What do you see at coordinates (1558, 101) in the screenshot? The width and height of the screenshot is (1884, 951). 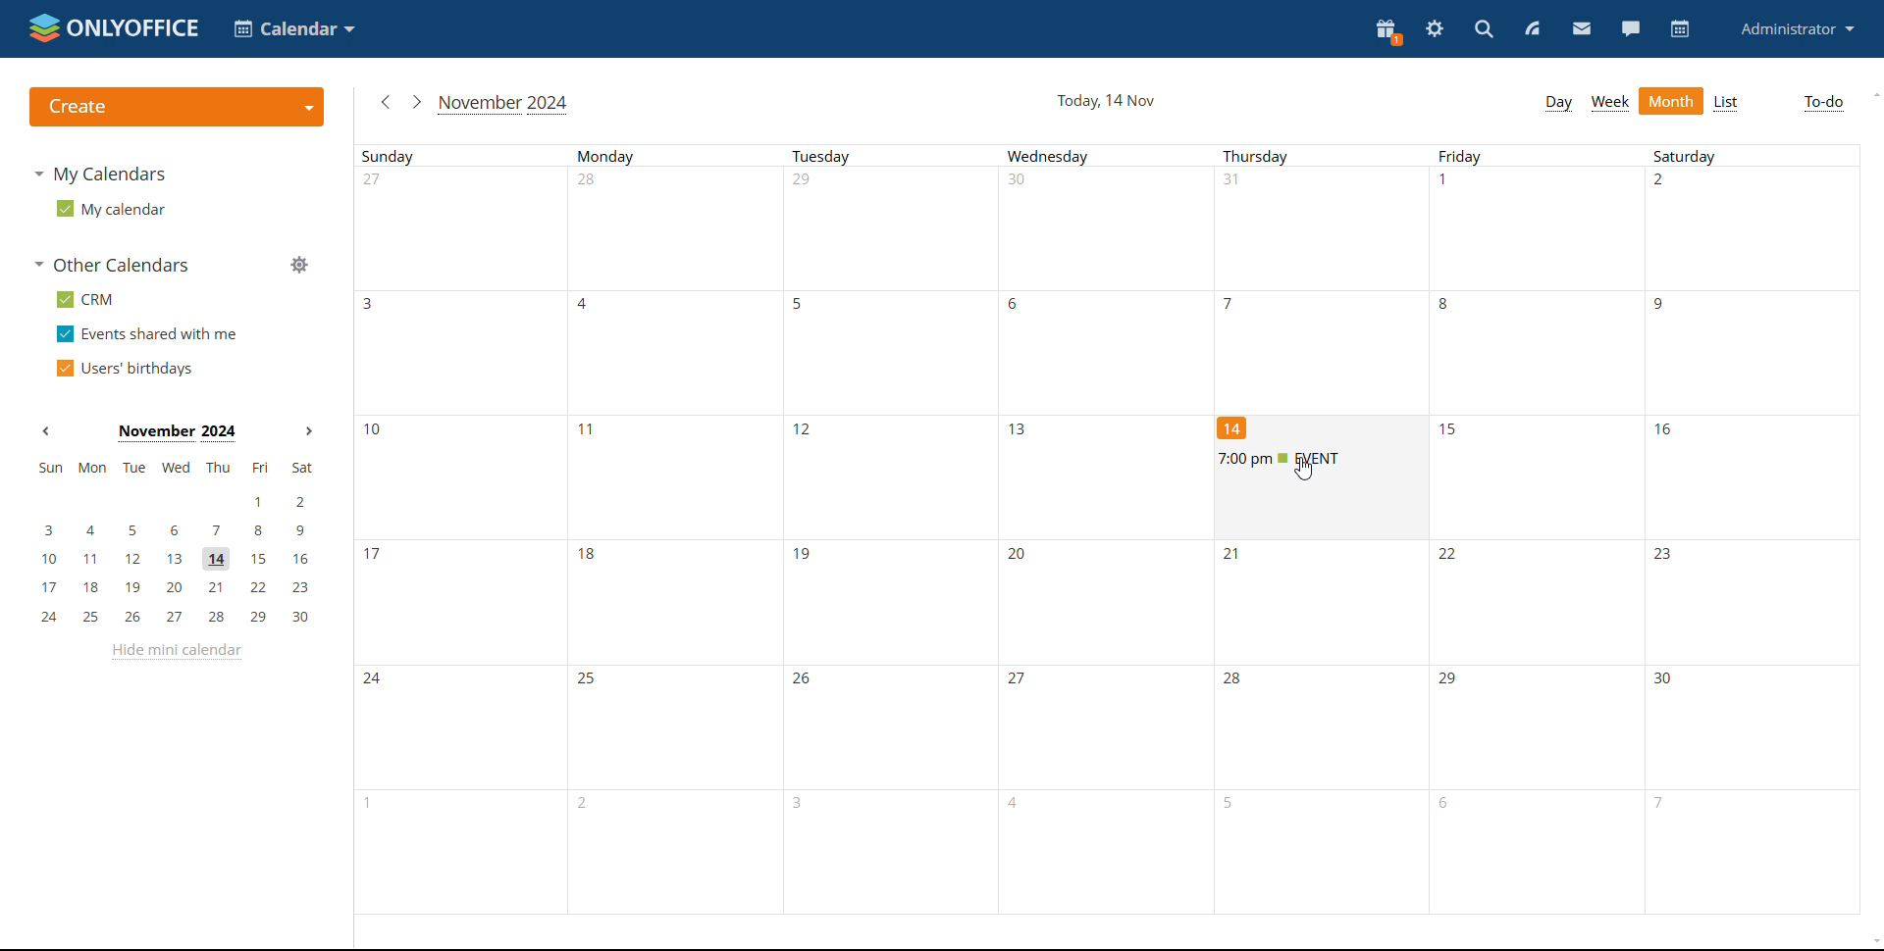 I see `day view` at bounding box center [1558, 101].